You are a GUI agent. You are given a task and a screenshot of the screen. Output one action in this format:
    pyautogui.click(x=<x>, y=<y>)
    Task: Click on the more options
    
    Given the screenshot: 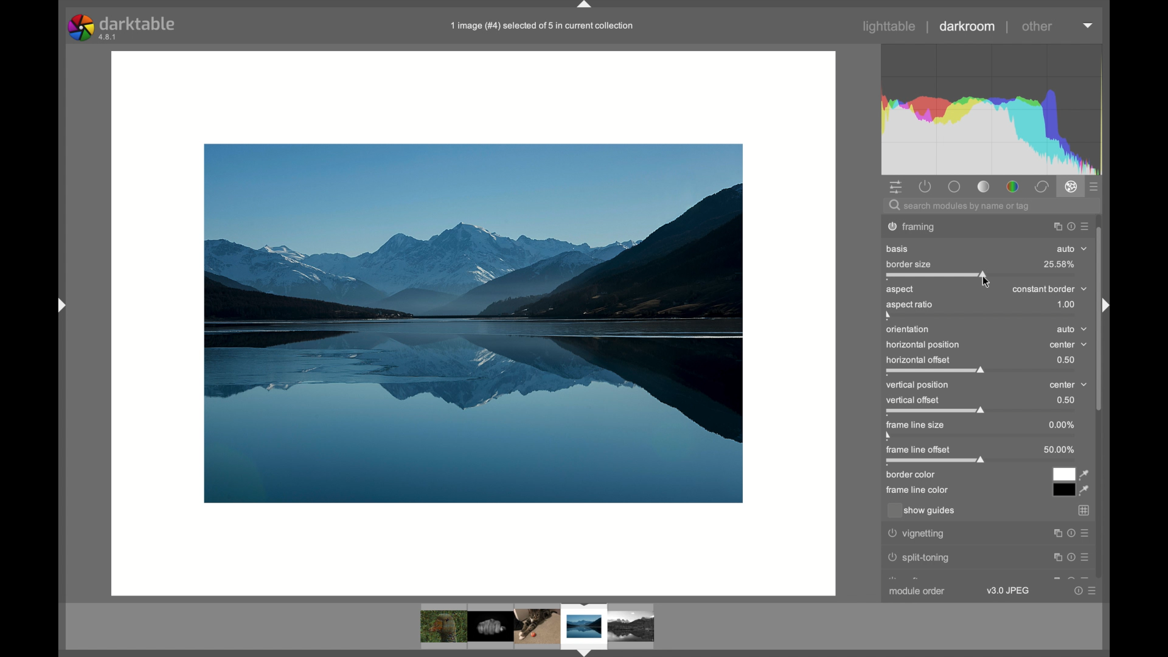 What is the action you would take?
    pyautogui.click(x=1089, y=26)
    